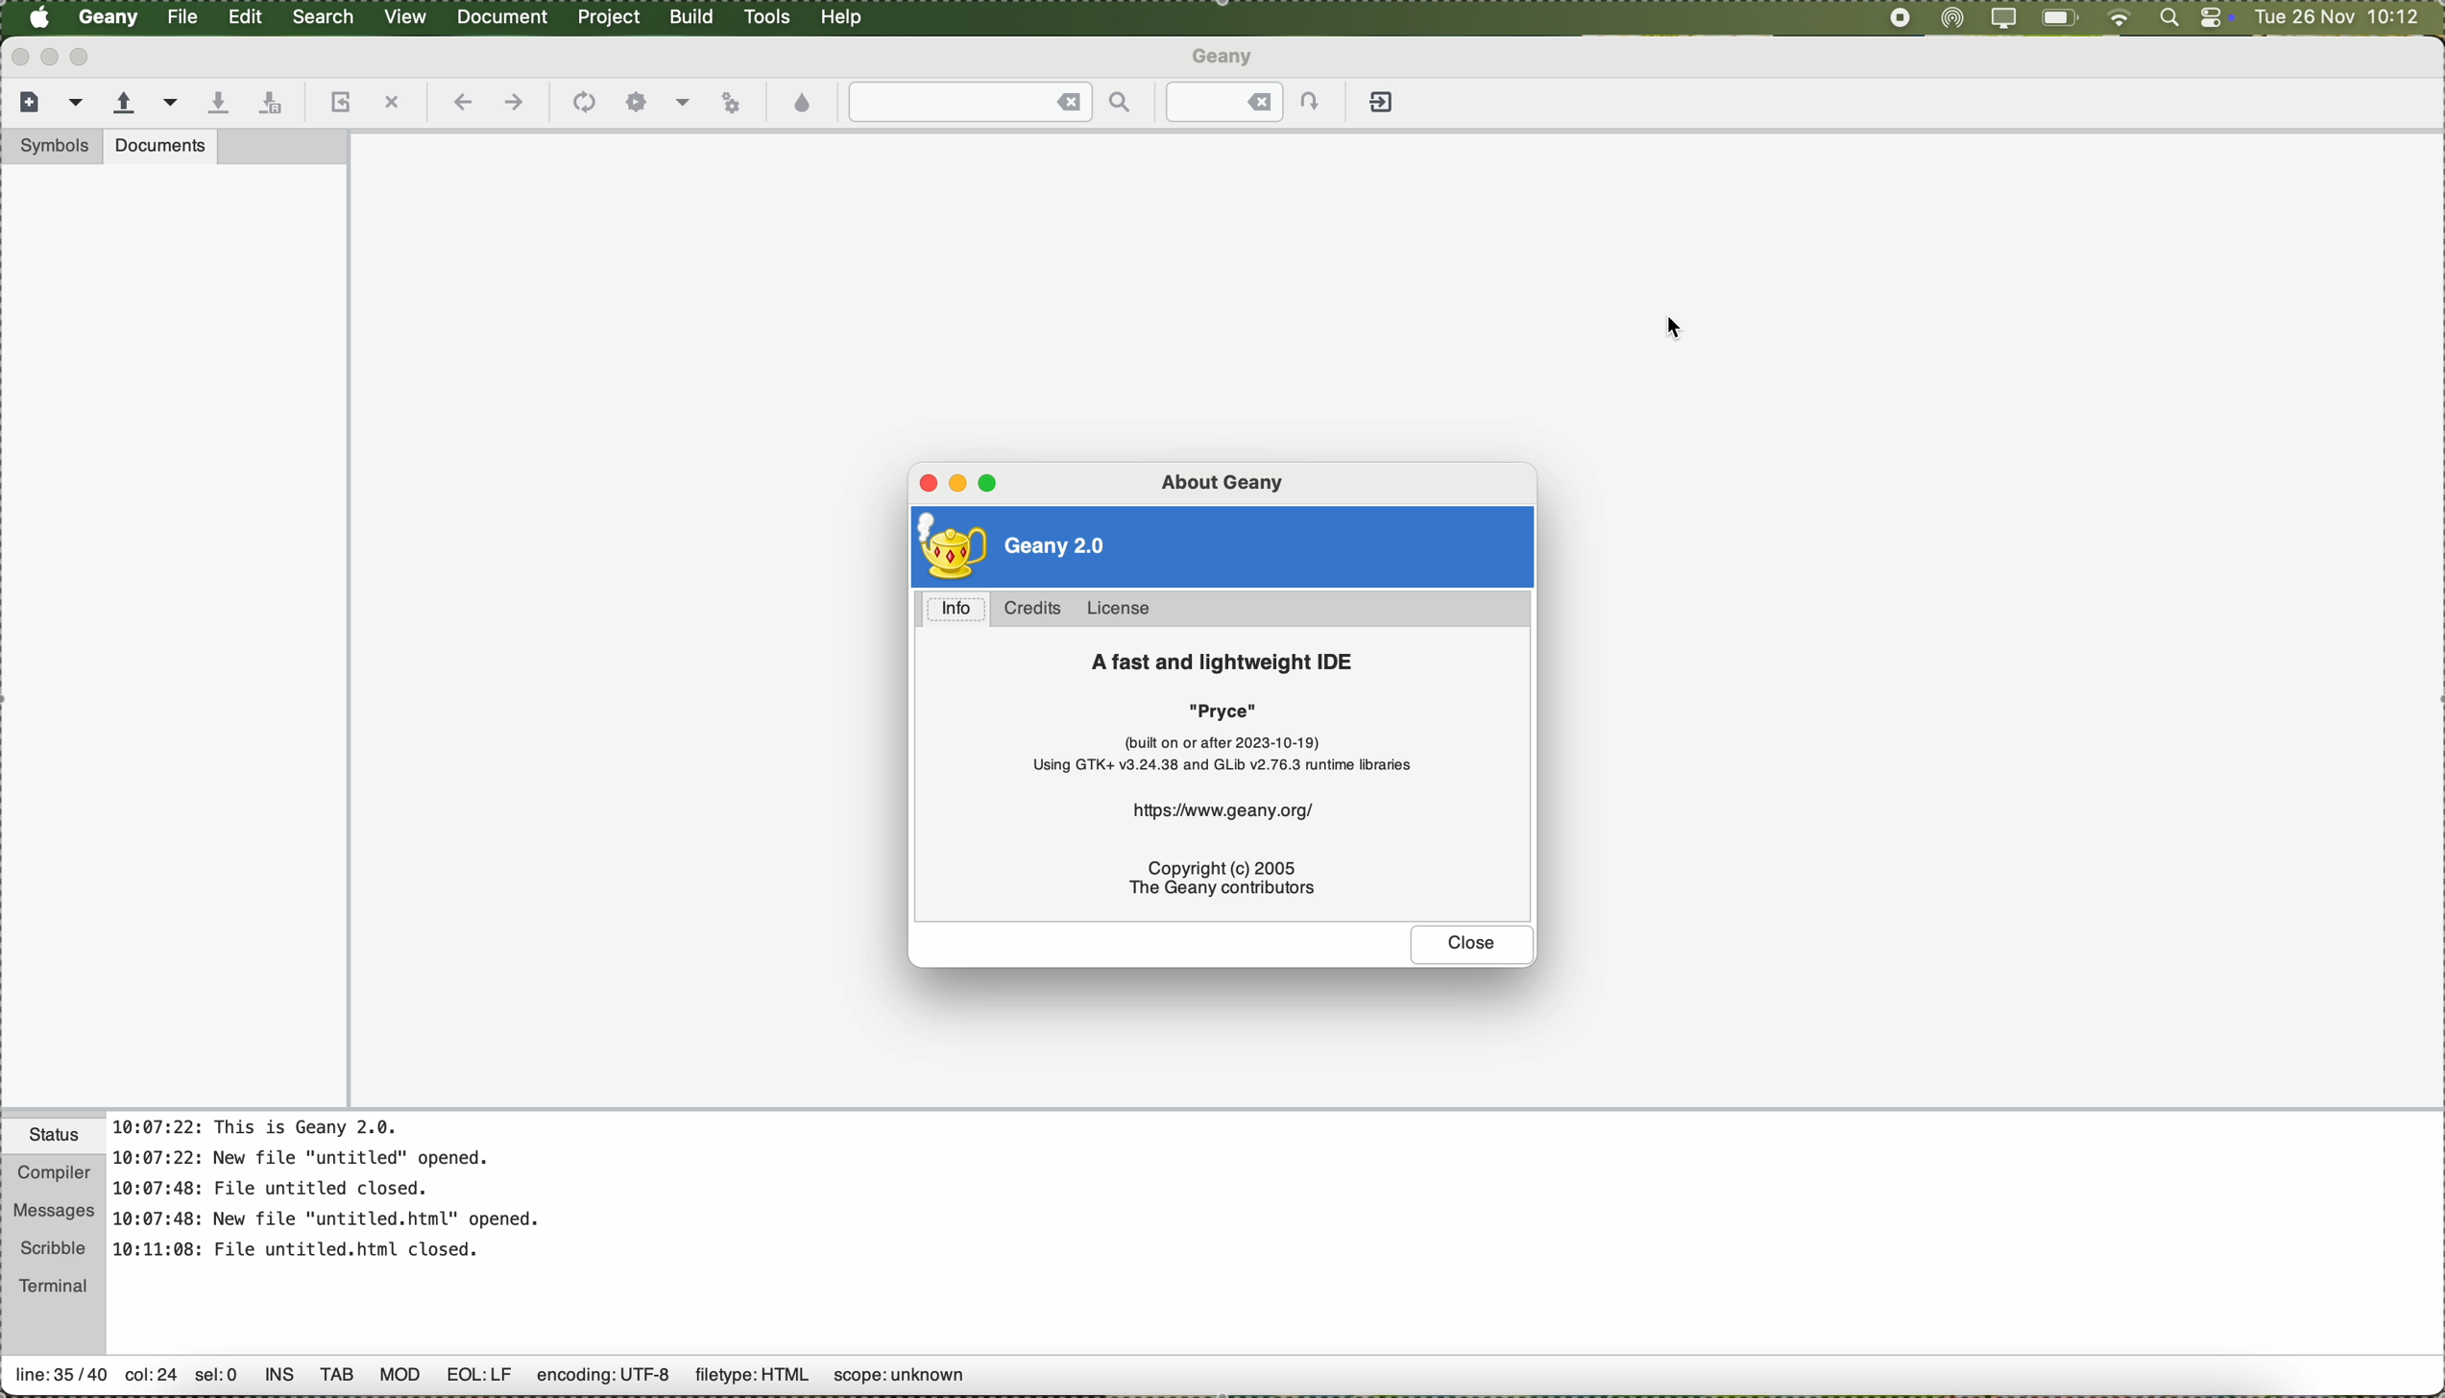  Describe the element at coordinates (1949, 18) in the screenshot. I see `airdrop` at that location.